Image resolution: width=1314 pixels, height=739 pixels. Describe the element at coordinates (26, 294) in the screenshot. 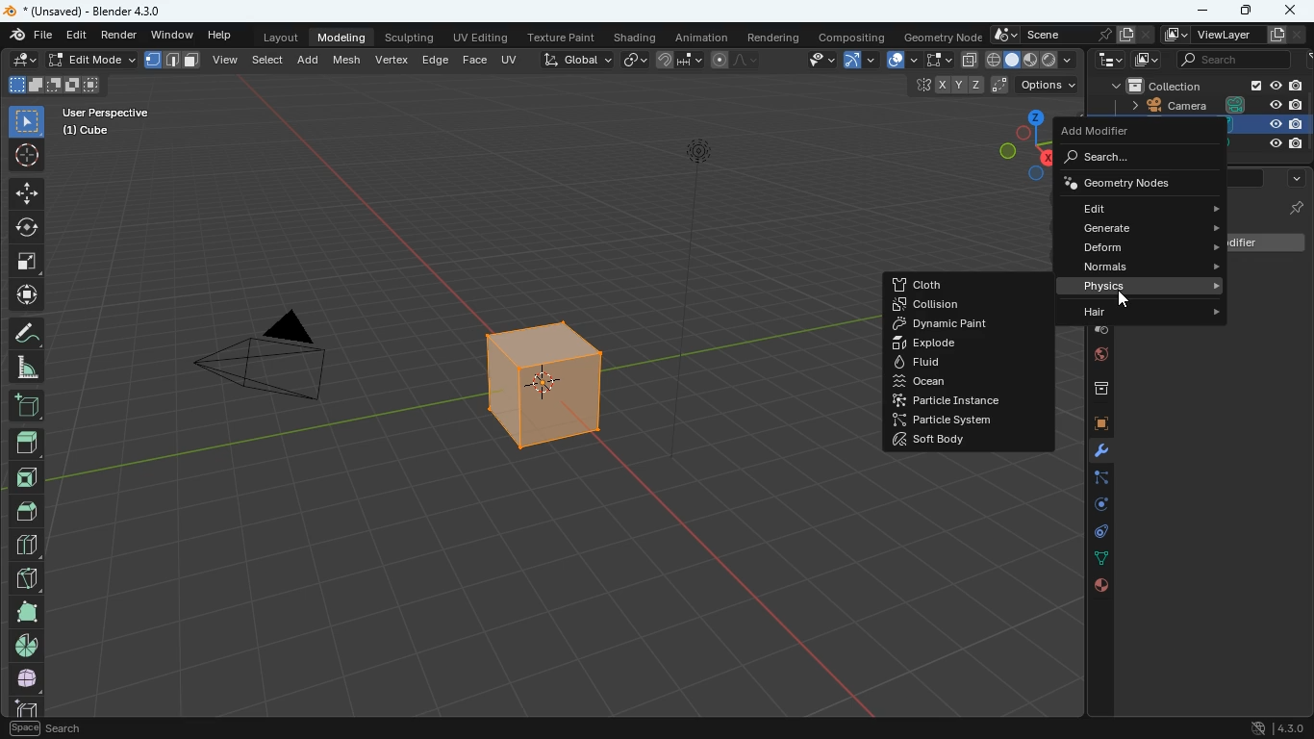

I see `move` at that location.